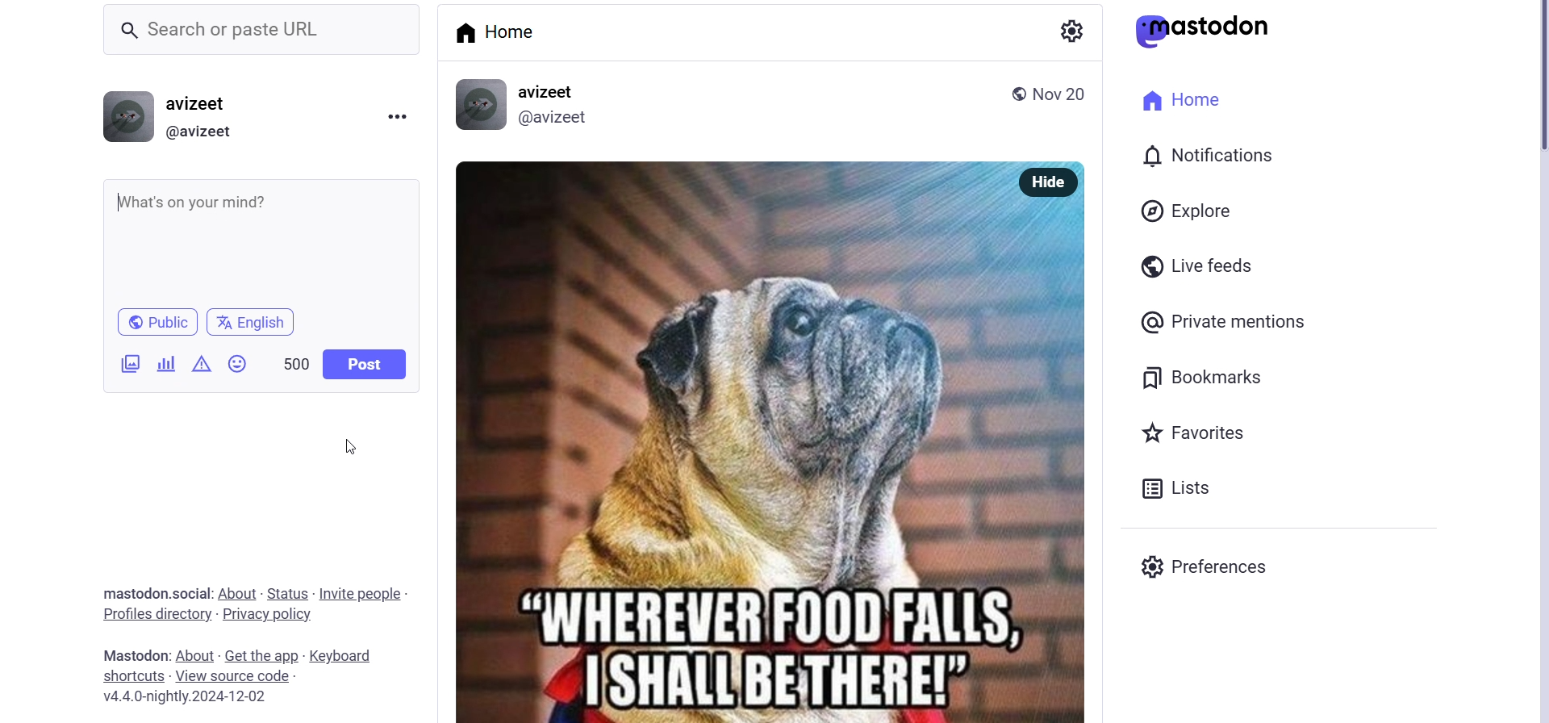 The height and width of the screenshot is (723, 1549). Describe the element at coordinates (136, 594) in the screenshot. I see `mastodon social` at that location.